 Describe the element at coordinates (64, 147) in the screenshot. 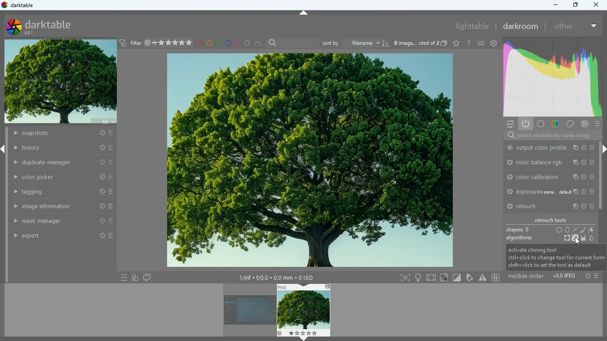

I see `history` at that location.